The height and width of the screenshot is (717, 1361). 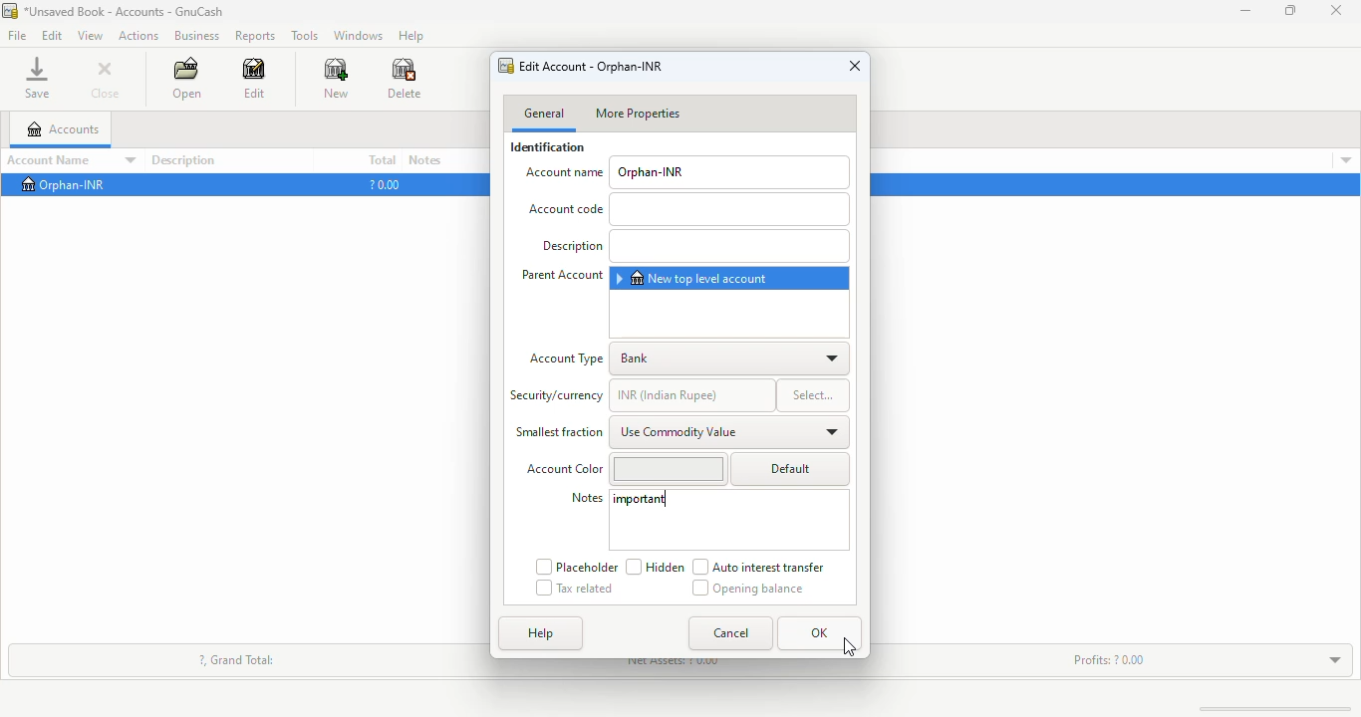 What do you see at coordinates (560, 210) in the screenshot?
I see `Account code` at bounding box center [560, 210].